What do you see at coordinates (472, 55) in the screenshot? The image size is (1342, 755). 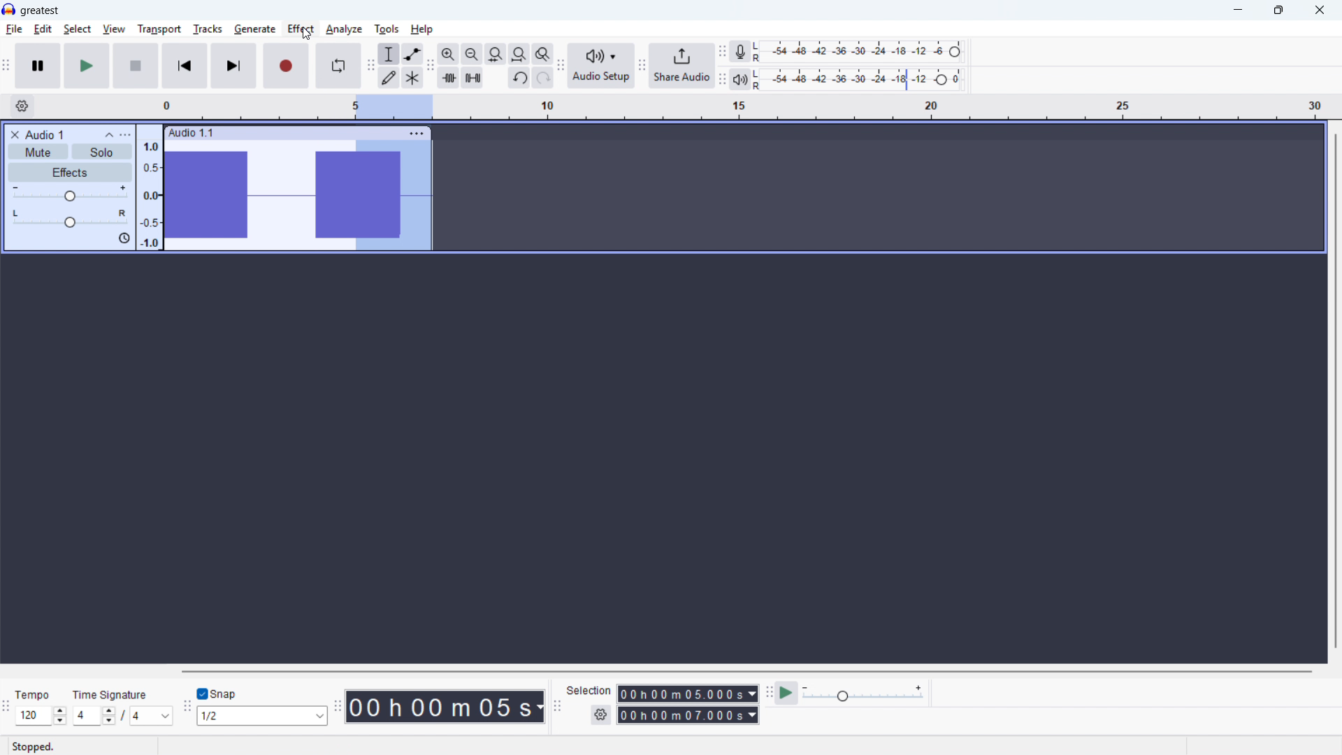 I see `Zoom out ` at bounding box center [472, 55].